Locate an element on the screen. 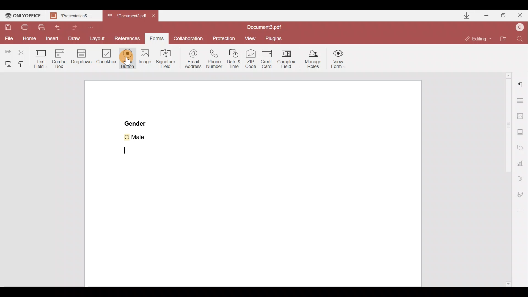 The width and height of the screenshot is (528, 297). ZIP code is located at coordinates (251, 59).